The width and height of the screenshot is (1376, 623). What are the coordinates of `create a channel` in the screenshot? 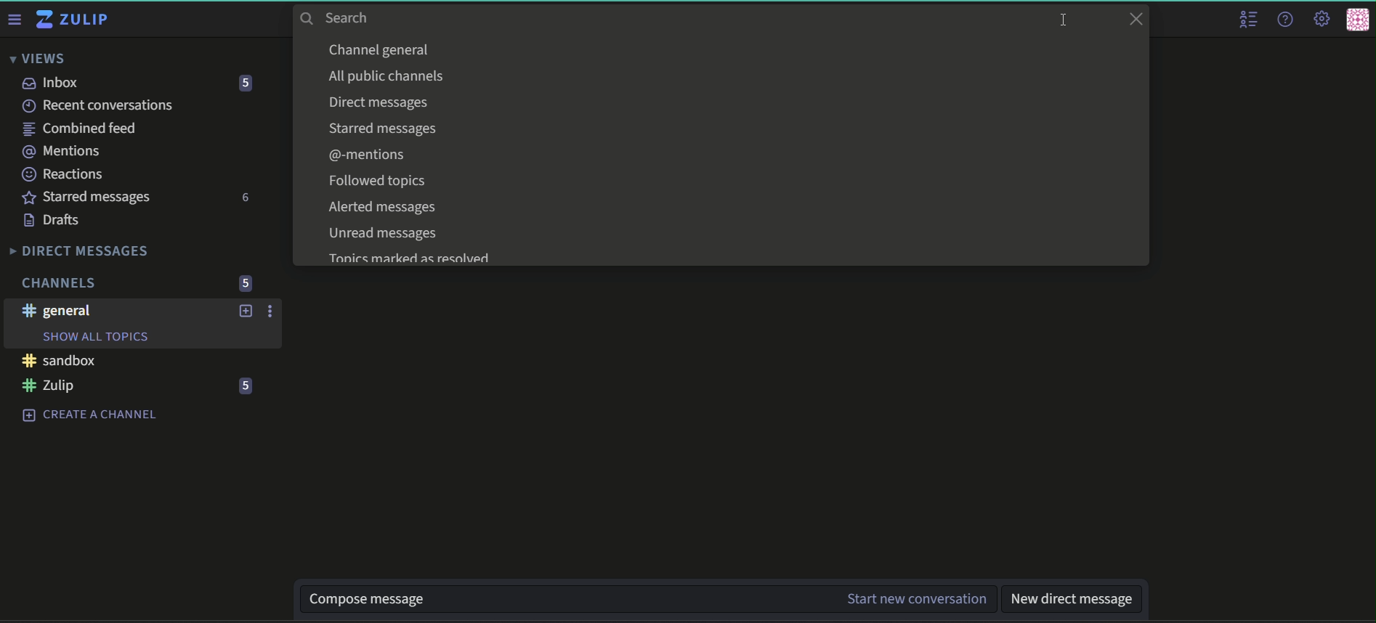 It's located at (87, 415).